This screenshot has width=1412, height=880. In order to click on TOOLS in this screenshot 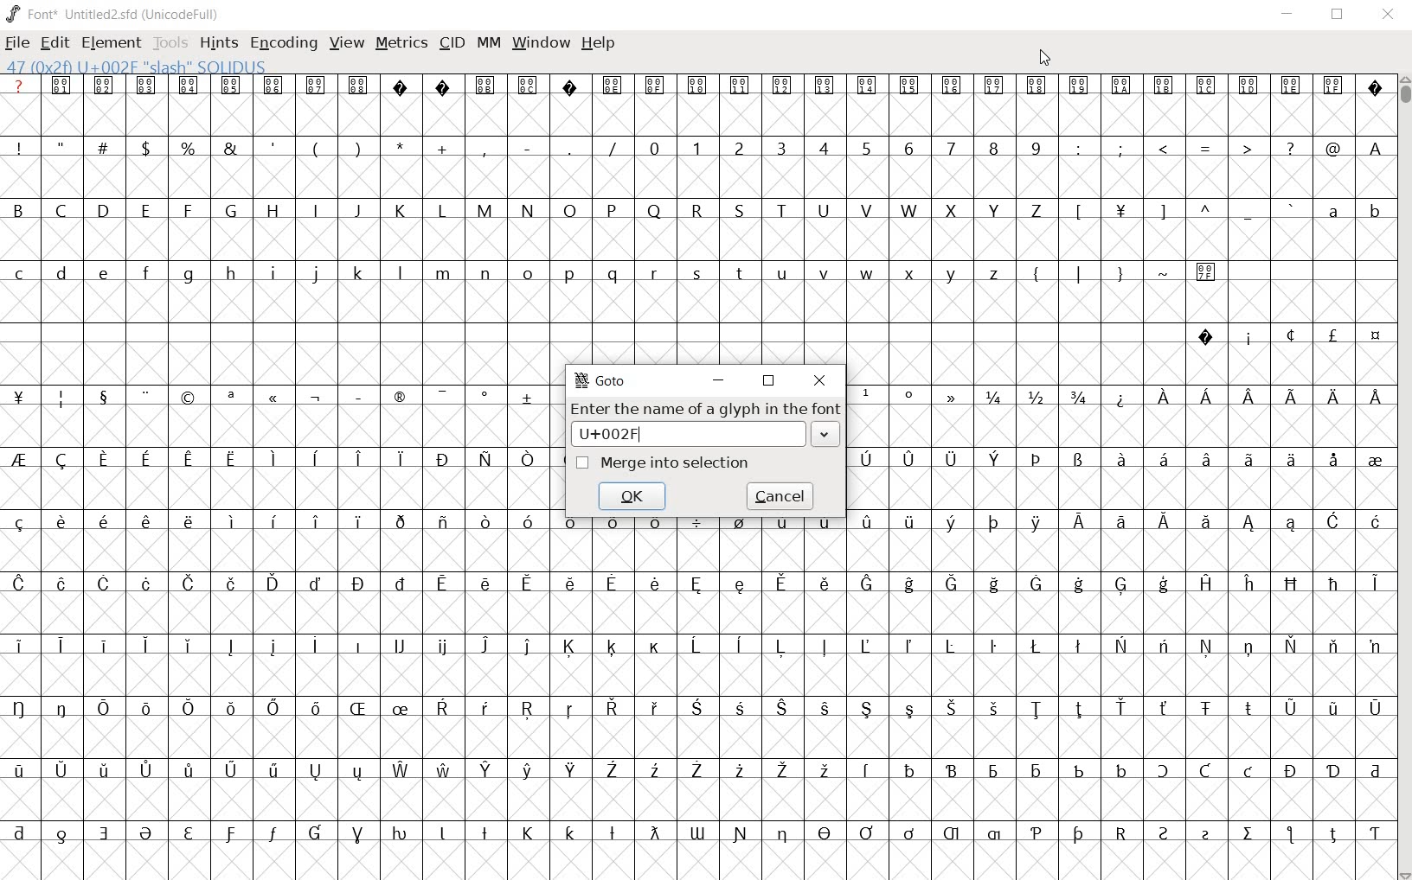, I will do `click(170, 44)`.